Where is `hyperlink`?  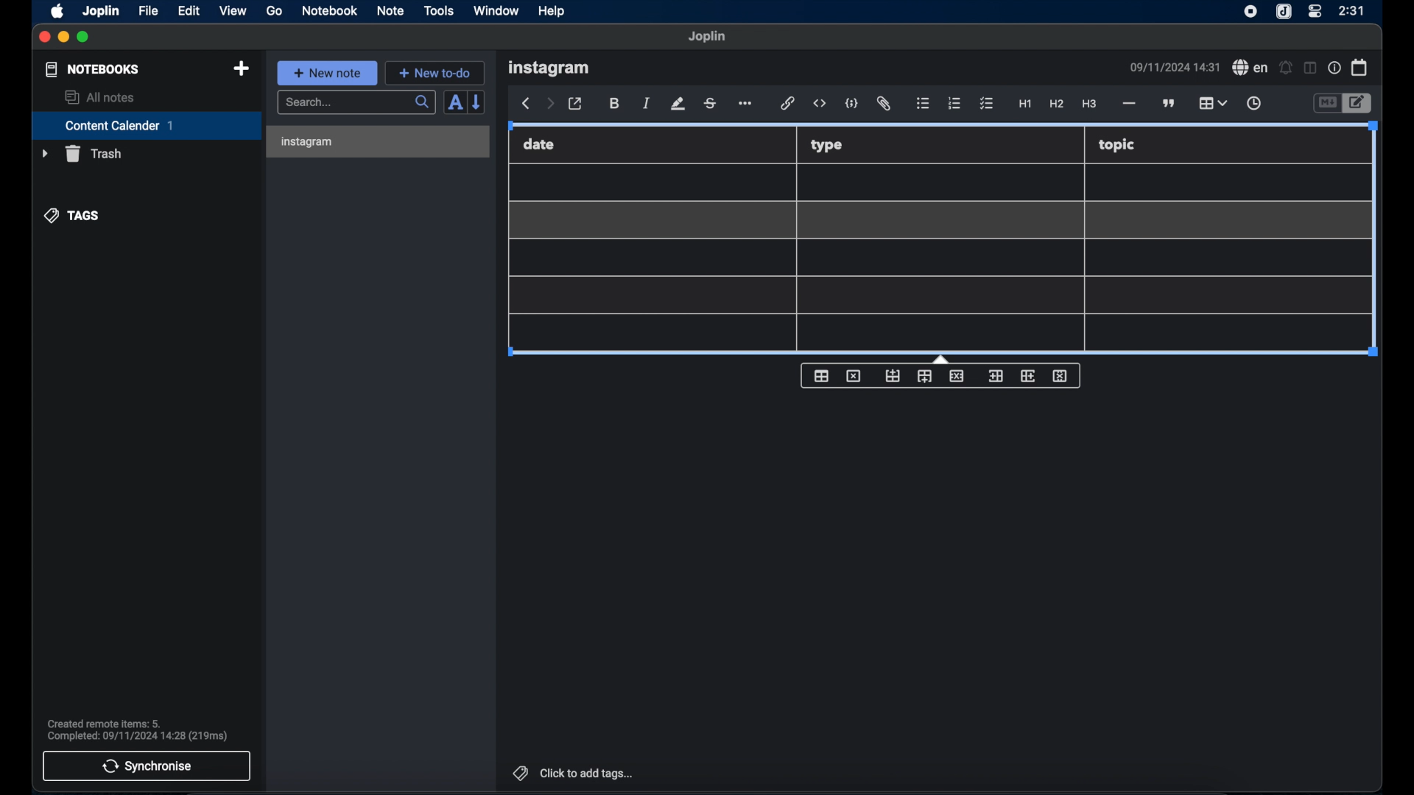 hyperlink is located at coordinates (787, 102).